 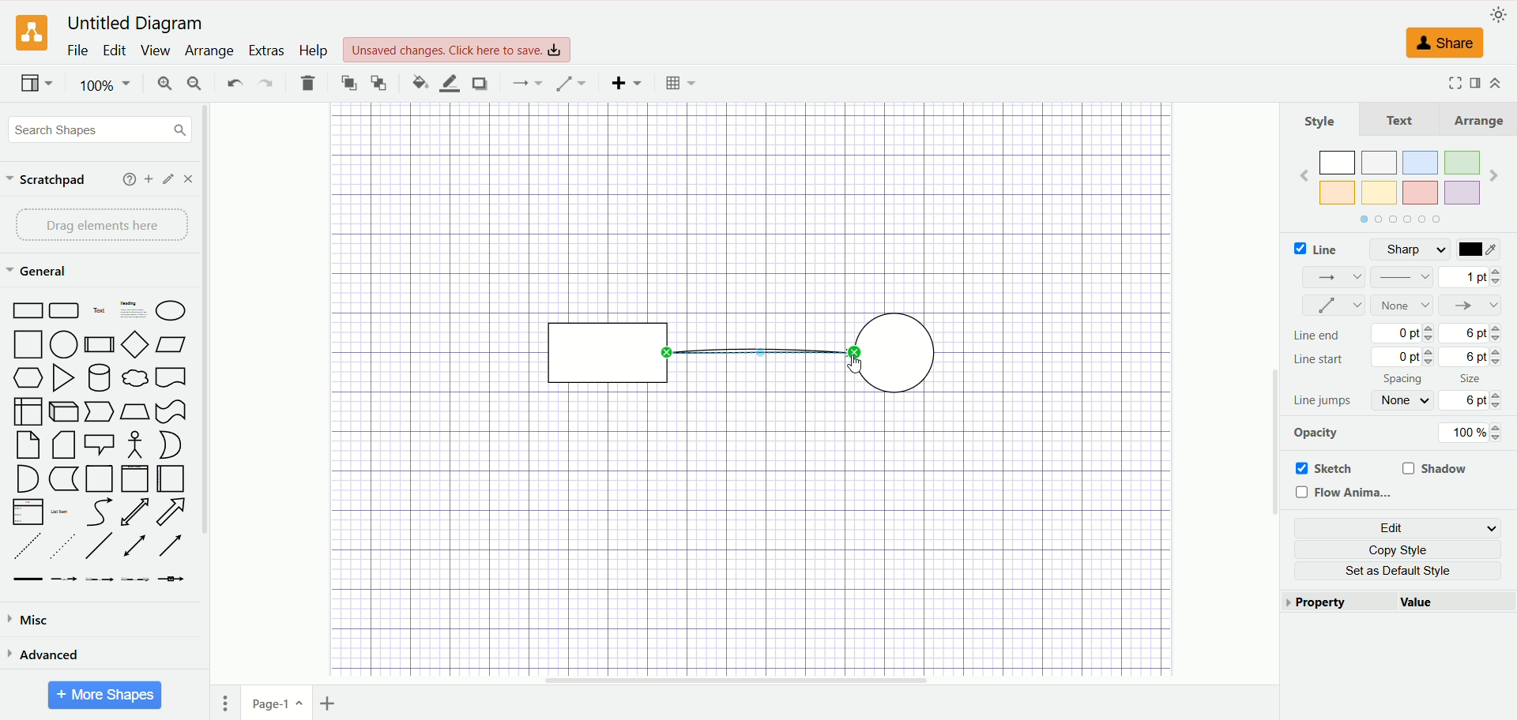 I want to click on insert, so click(x=627, y=84).